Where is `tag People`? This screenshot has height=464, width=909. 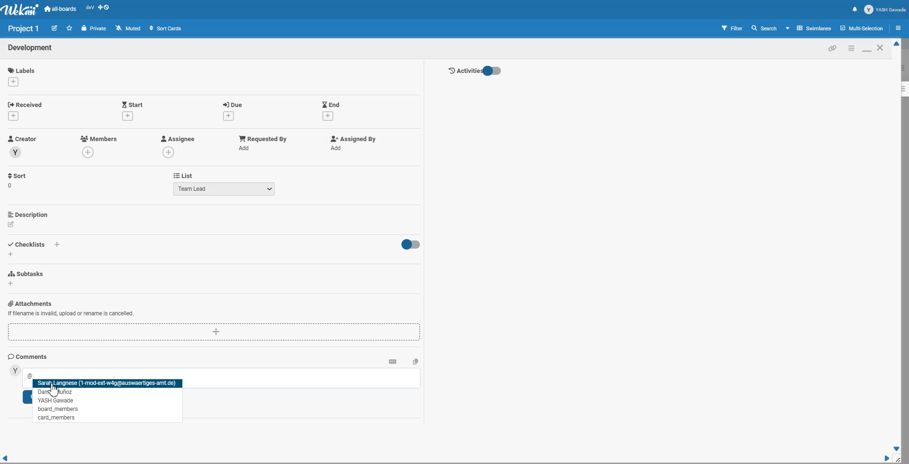
tag People is located at coordinates (59, 417).